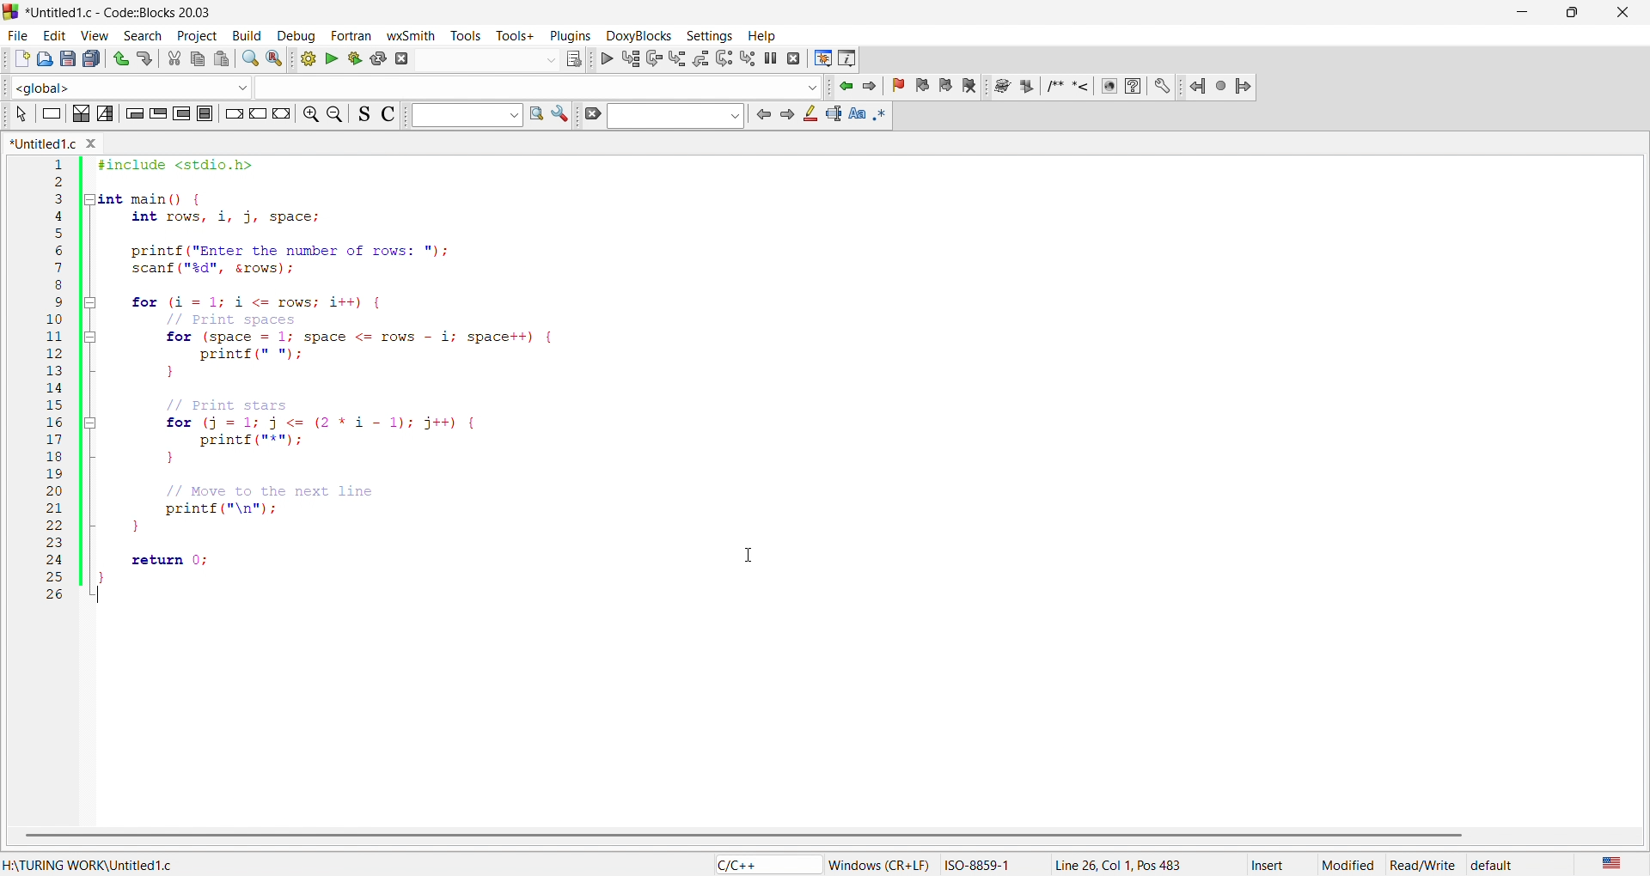  What do you see at coordinates (701, 57) in the screenshot?
I see `debugging icon` at bounding box center [701, 57].